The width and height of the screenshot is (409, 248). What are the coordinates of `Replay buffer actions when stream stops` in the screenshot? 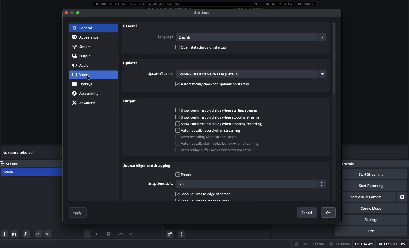 It's located at (216, 151).